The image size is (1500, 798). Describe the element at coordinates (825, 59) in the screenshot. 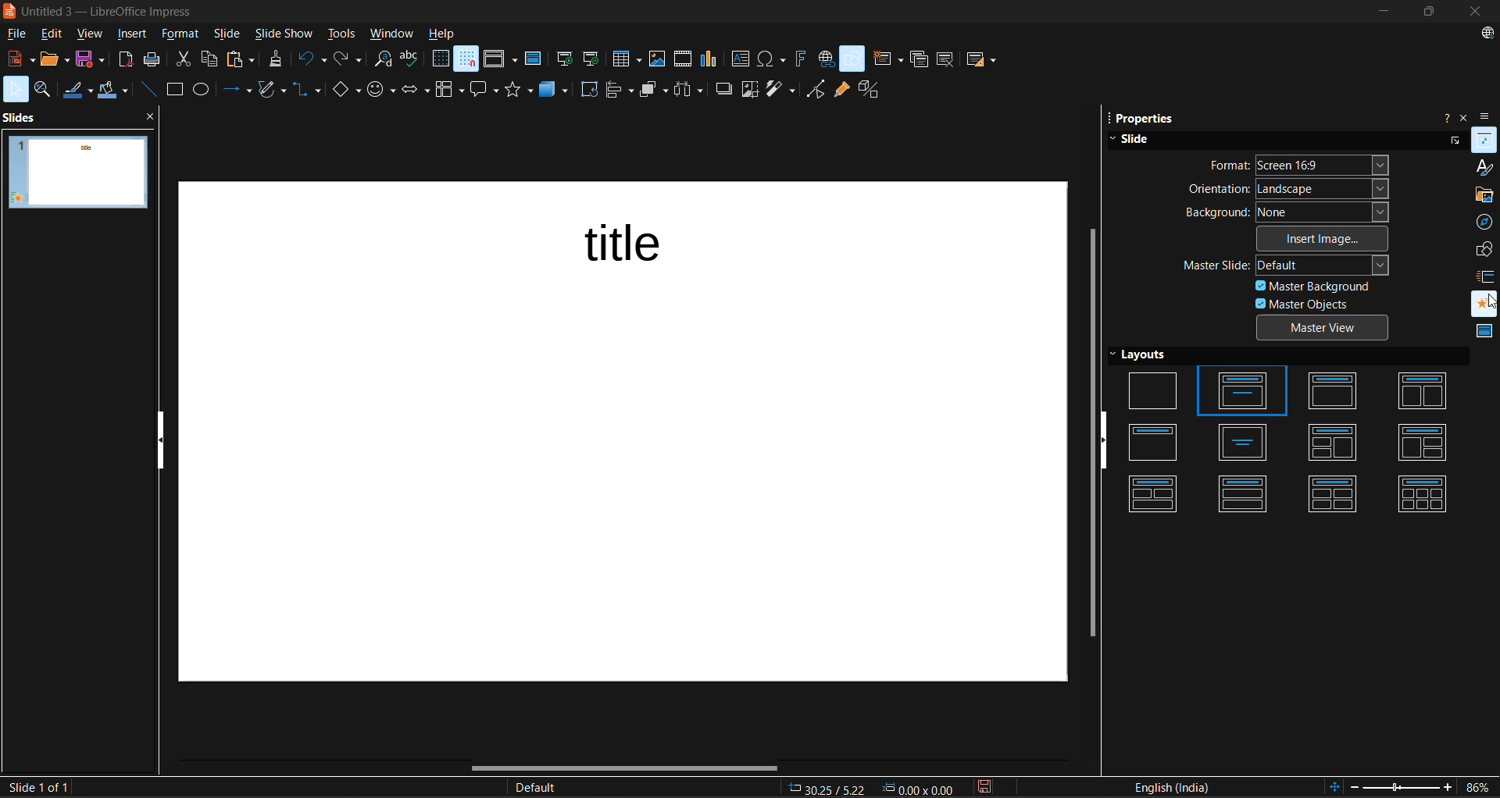

I see `insert hyperlink` at that location.